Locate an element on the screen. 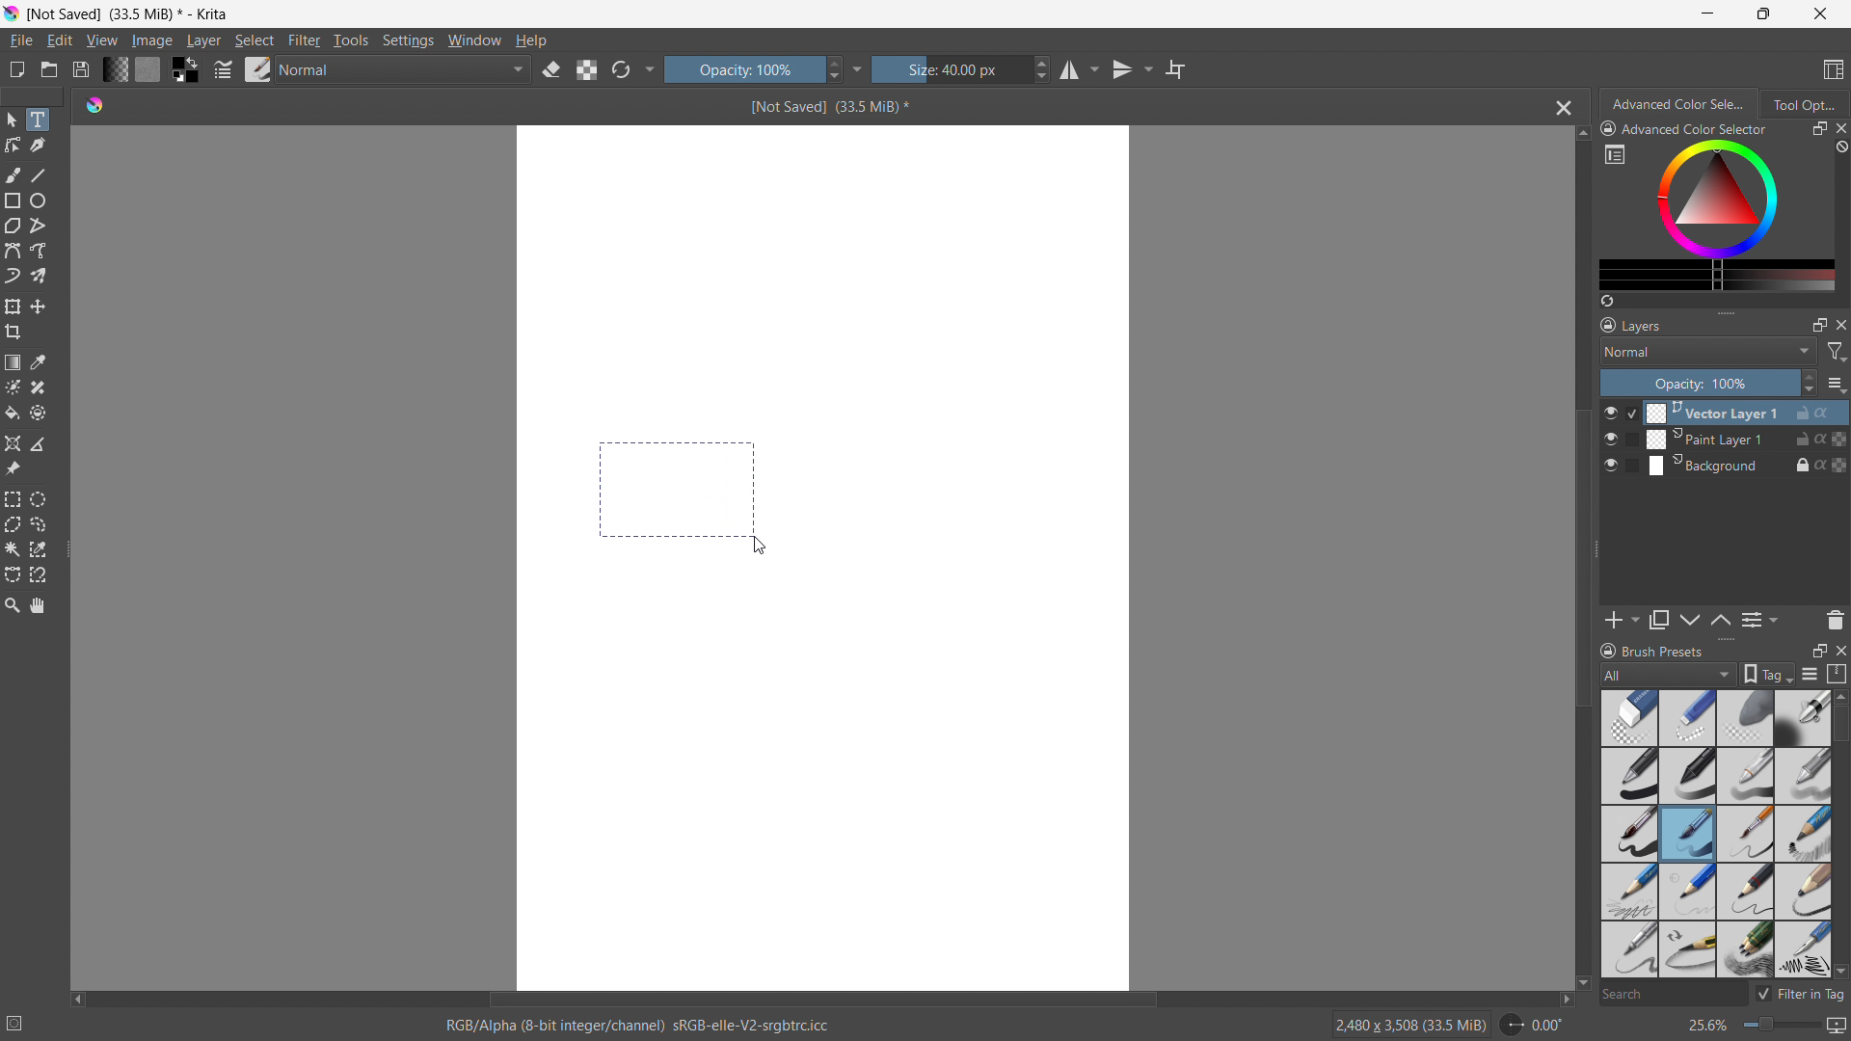 Image resolution: width=1851 pixels, height=1041 pixels. save is located at coordinates (80, 69).